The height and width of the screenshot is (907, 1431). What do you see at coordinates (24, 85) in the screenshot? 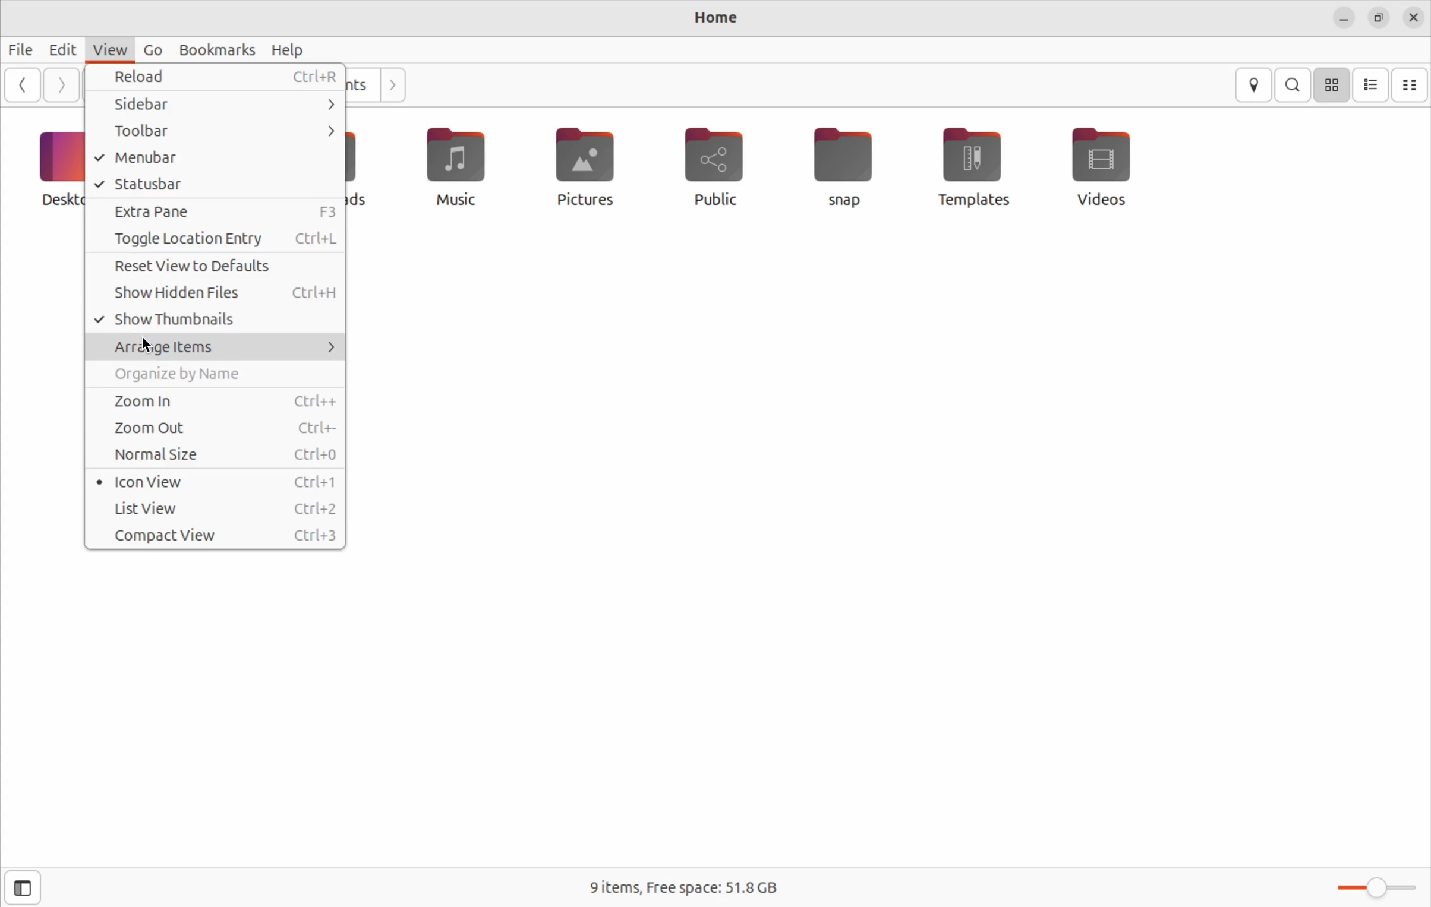
I see `Go back ward` at bounding box center [24, 85].